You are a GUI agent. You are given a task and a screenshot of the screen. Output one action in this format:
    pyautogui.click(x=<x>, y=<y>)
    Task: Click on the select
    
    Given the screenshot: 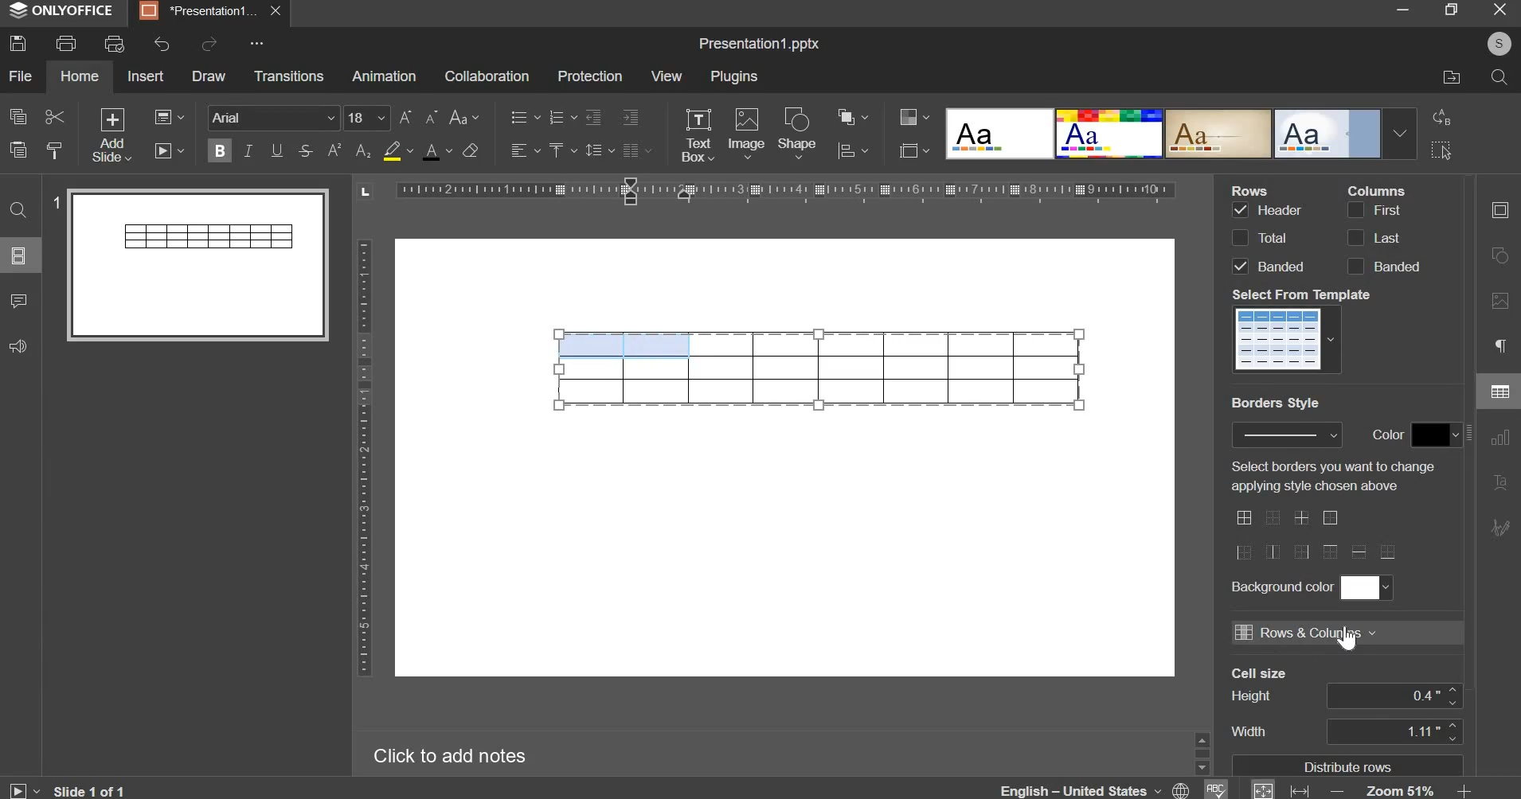 What is the action you would take?
    pyautogui.click(x=1441, y=152)
    